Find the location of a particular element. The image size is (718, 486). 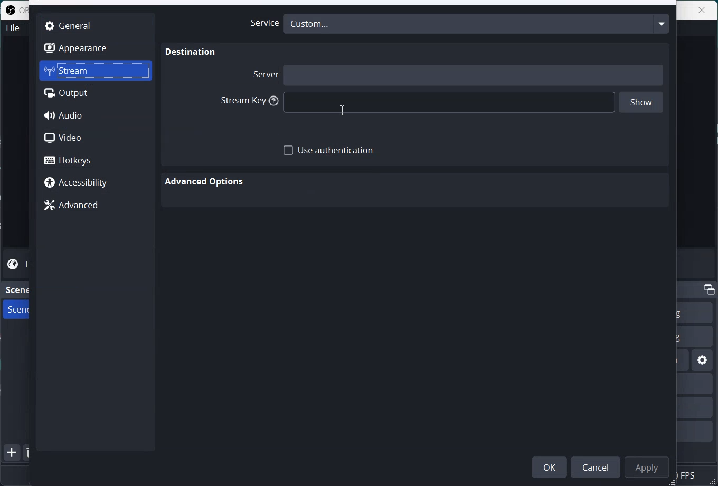

close is located at coordinates (702, 10).